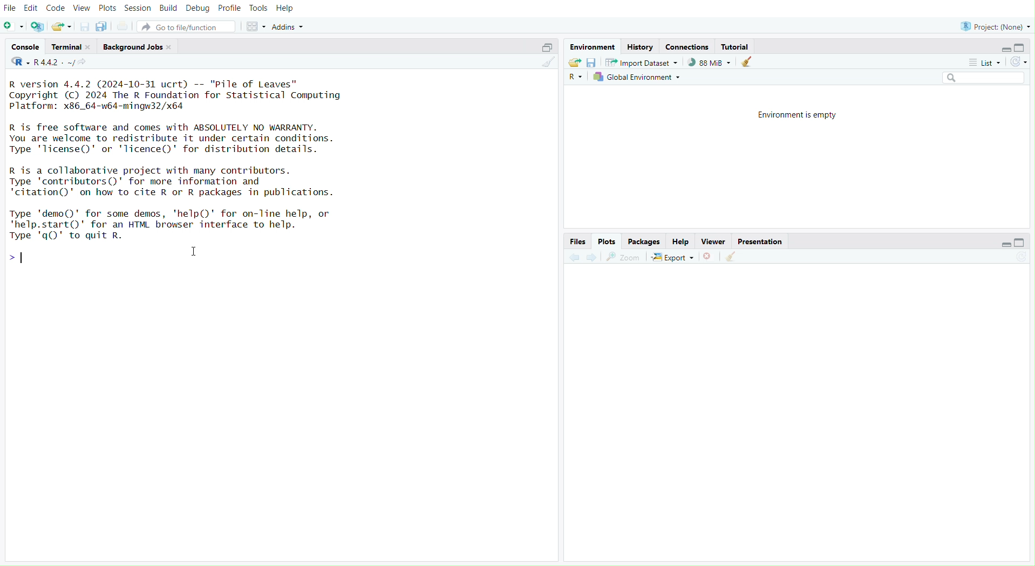 This screenshot has height=566, width=1035. I want to click on Clear console (Ctrl +L), so click(750, 61).